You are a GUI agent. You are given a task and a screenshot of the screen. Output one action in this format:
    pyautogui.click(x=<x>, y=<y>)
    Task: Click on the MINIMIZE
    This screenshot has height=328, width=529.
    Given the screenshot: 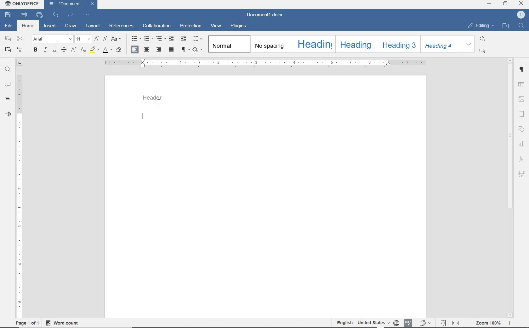 What is the action you would take?
    pyautogui.click(x=490, y=4)
    